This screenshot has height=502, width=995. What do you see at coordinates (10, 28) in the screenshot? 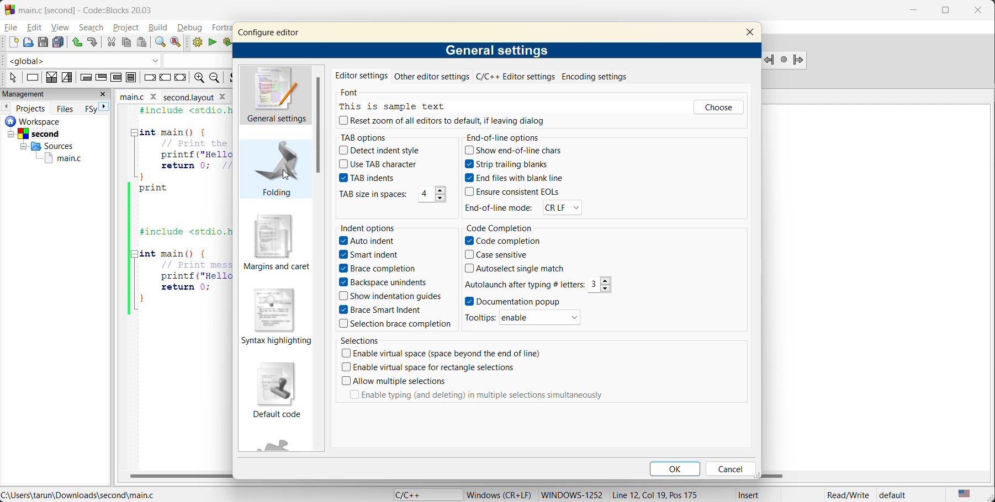
I see `file` at bounding box center [10, 28].